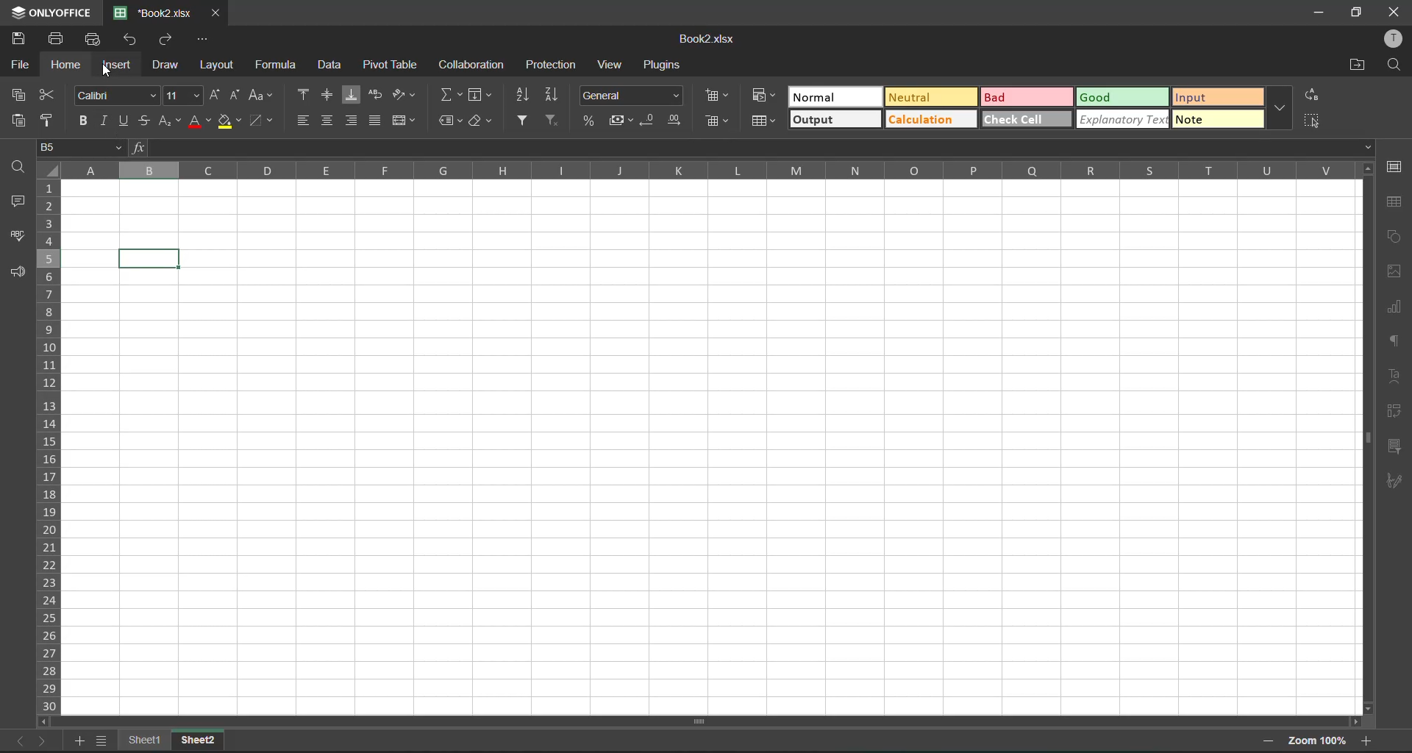 This screenshot has width=1412, height=753. I want to click on accounting, so click(621, 121).